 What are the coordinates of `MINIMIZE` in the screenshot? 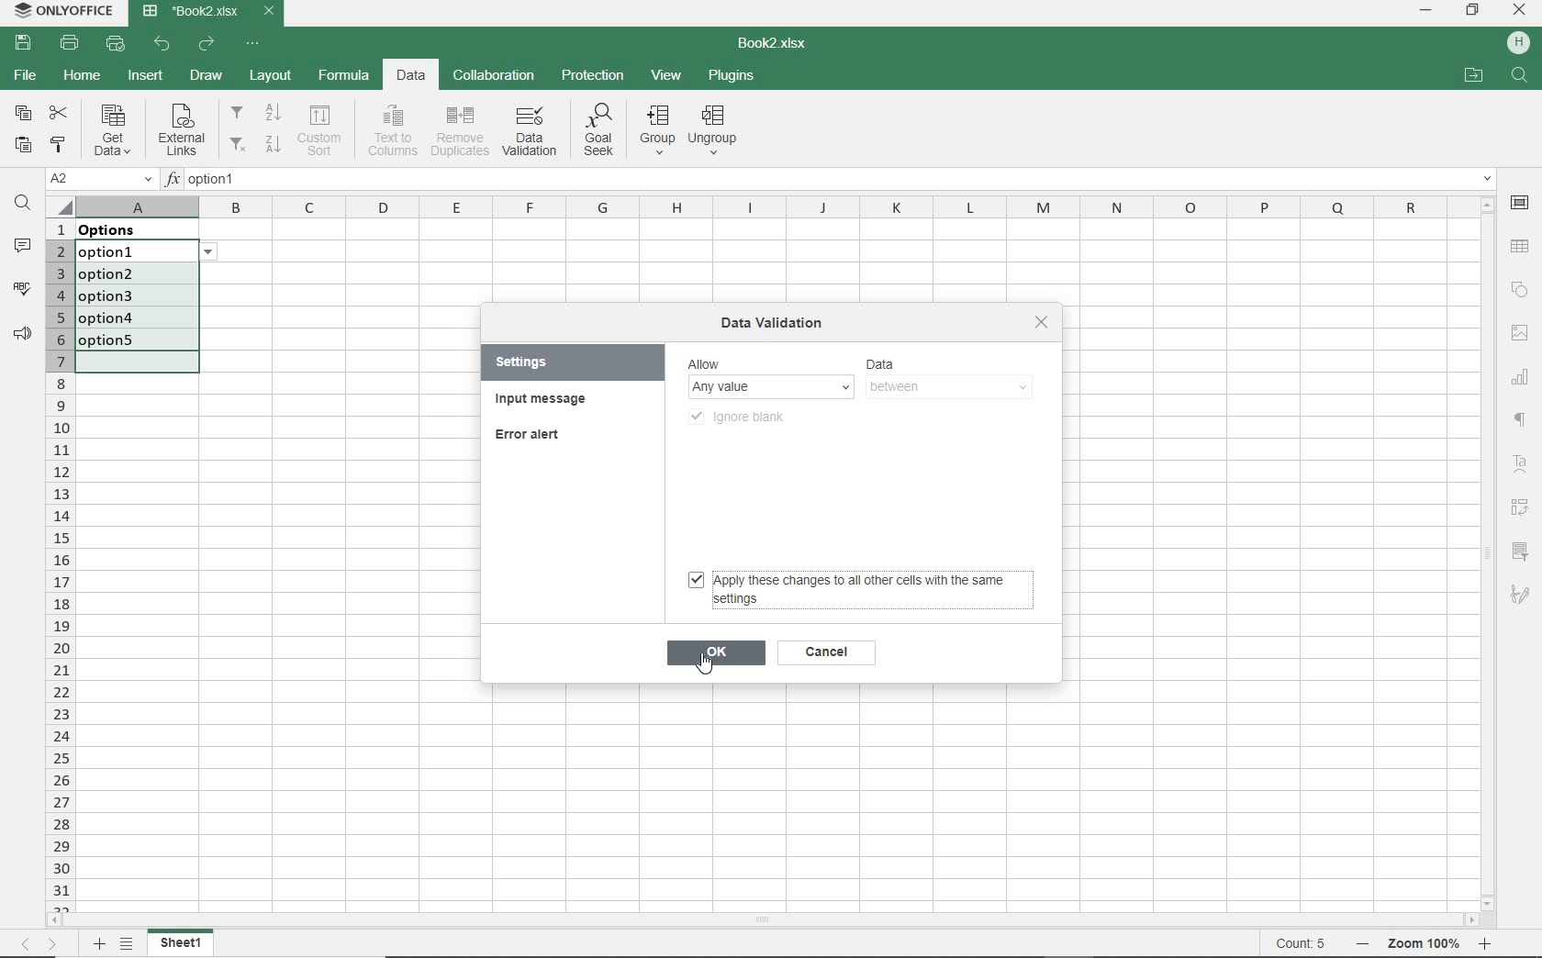 It's located at (1425, 10).